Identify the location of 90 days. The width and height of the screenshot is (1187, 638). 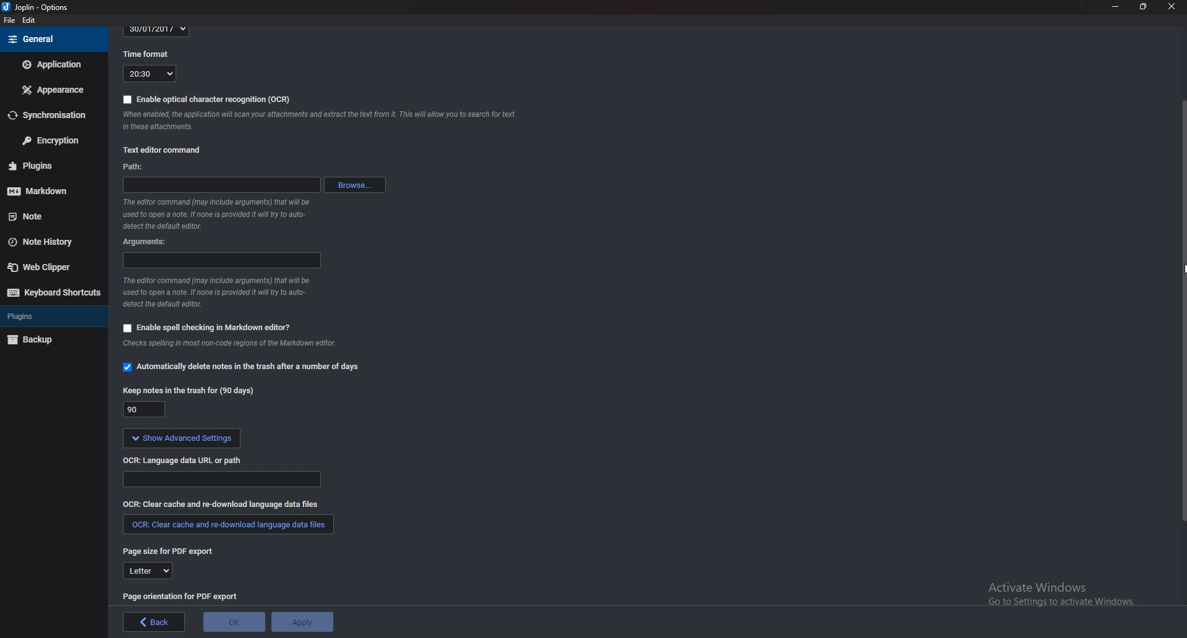
(145, 410).